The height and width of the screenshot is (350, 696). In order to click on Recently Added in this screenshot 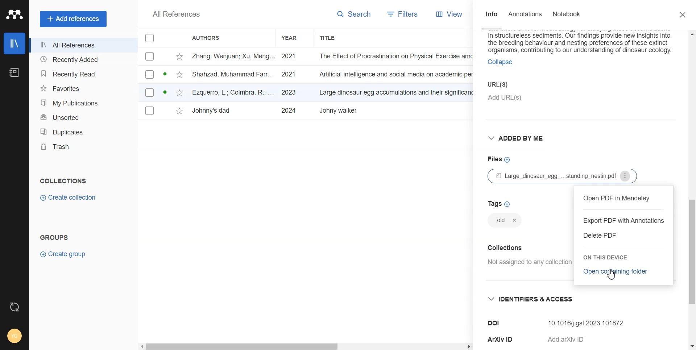, I will do `click(80, 59)`.